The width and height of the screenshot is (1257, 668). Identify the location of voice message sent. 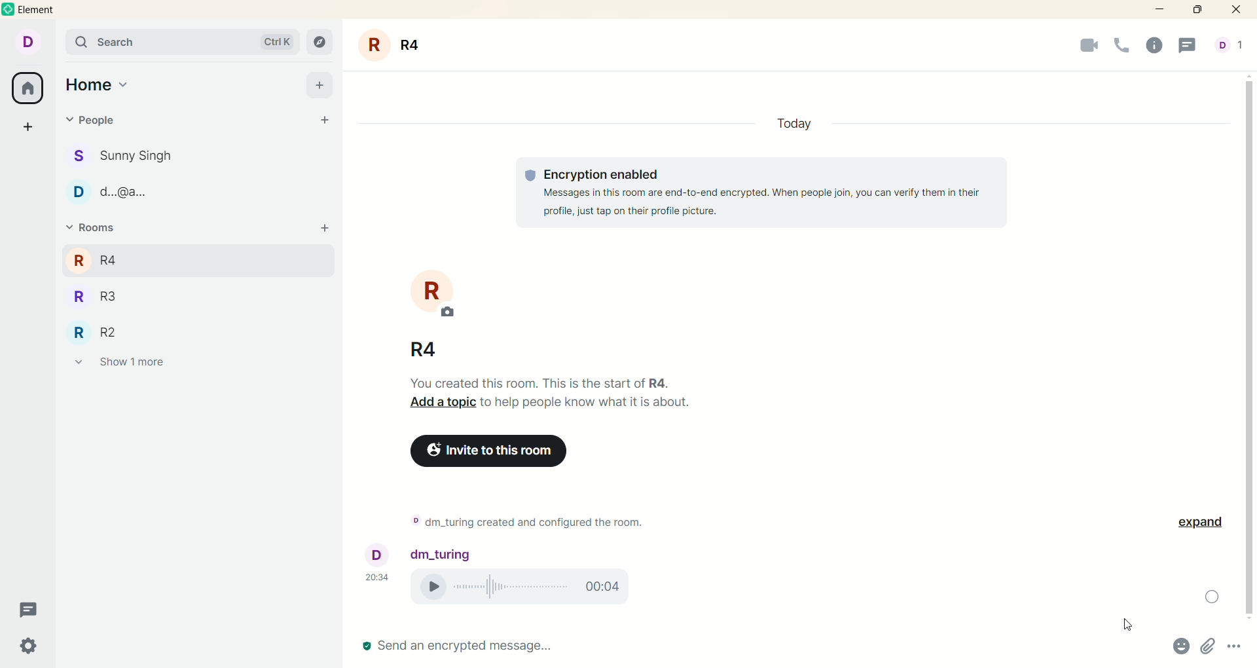
(543, 517).